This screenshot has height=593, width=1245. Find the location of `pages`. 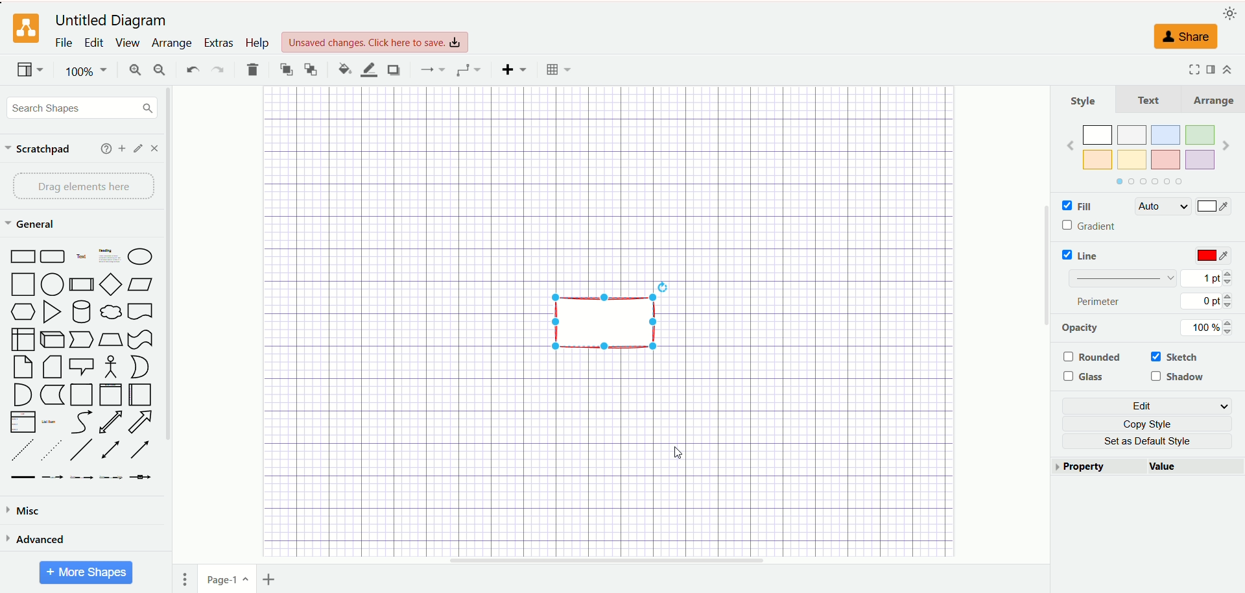

pages is located at coordinates (187, 580).